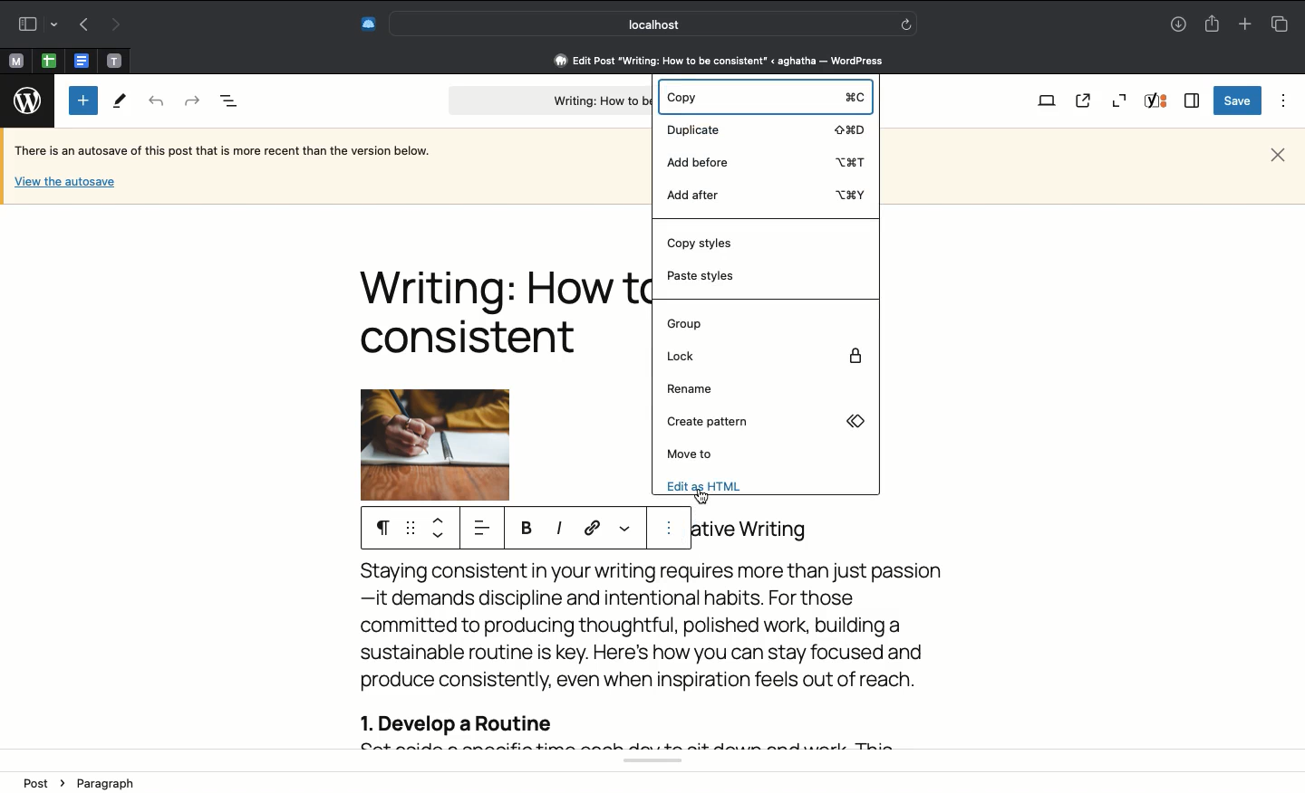 The height and width of the screenshot is (793, 1305). I want to click on Next page, so click(118, 24).